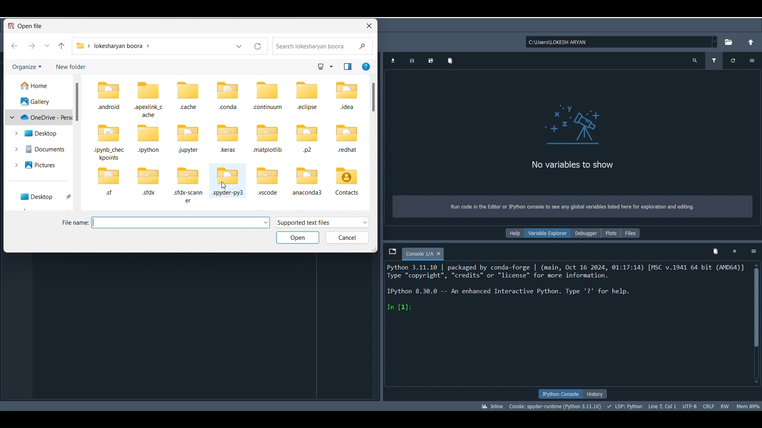  I want to click on Remove all data variables, so click(448, 59).